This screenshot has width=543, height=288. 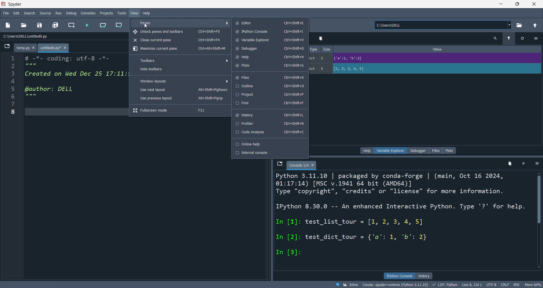 What do you see at coordinates (178, 41) in the screenshot?
I see `close current pane` at bounding box center [178, 41].